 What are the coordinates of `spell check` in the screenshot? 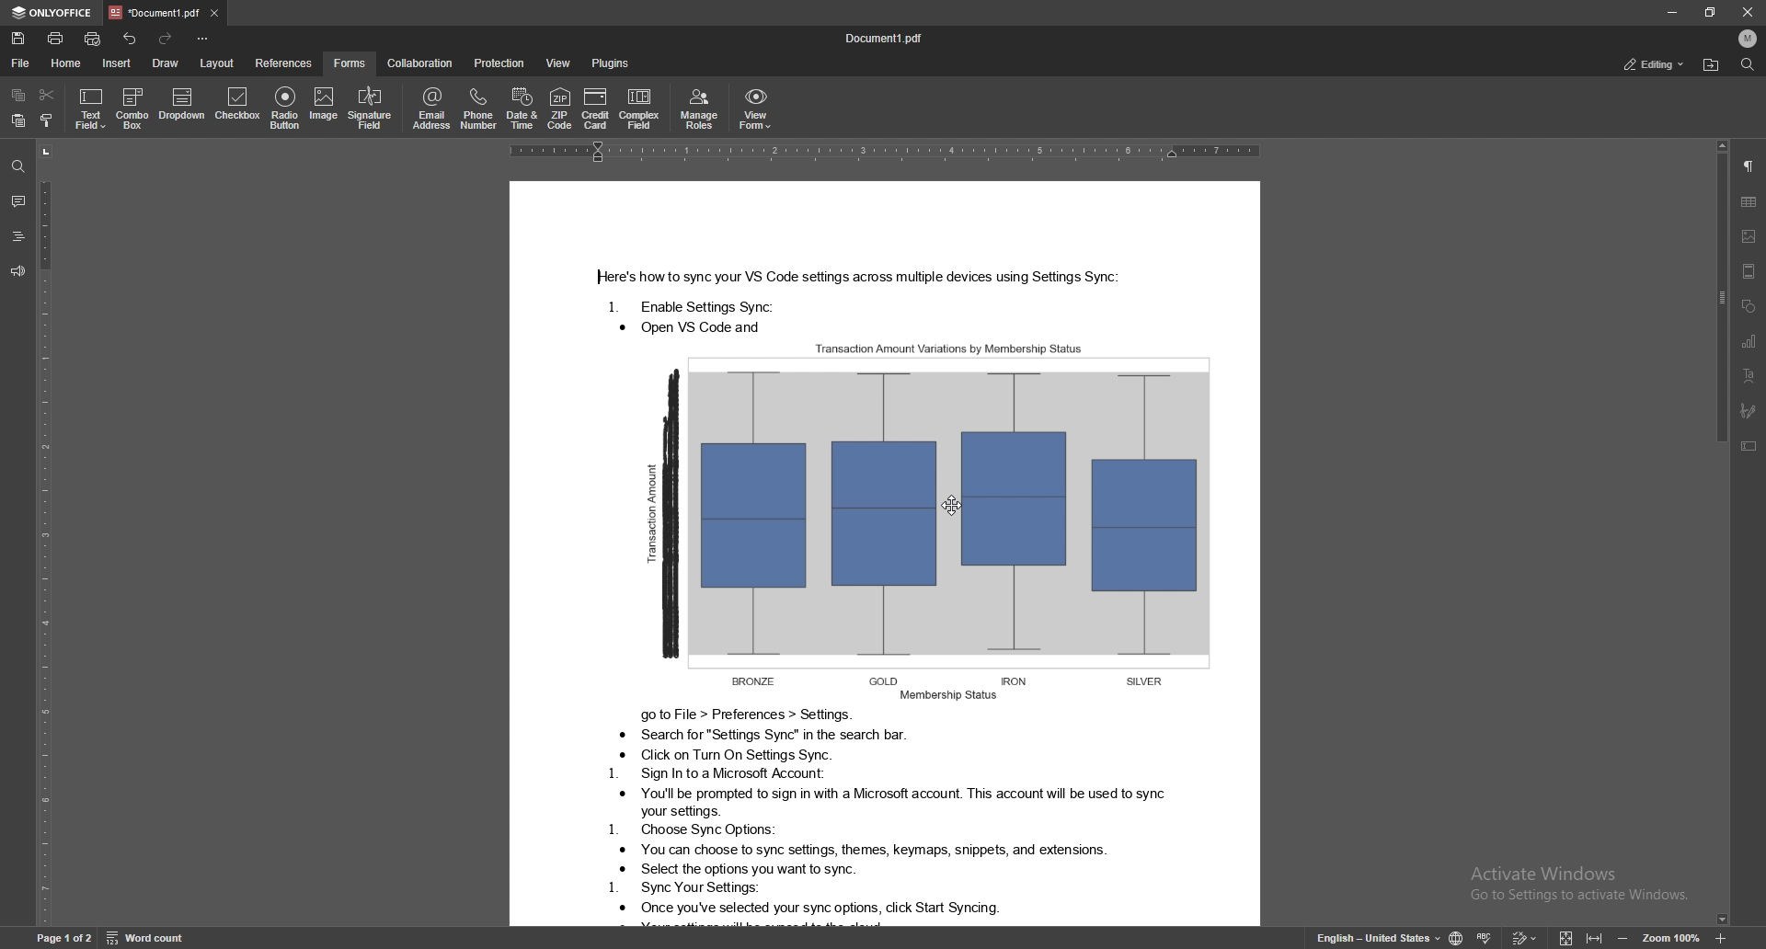 It's located at (1483, 938).